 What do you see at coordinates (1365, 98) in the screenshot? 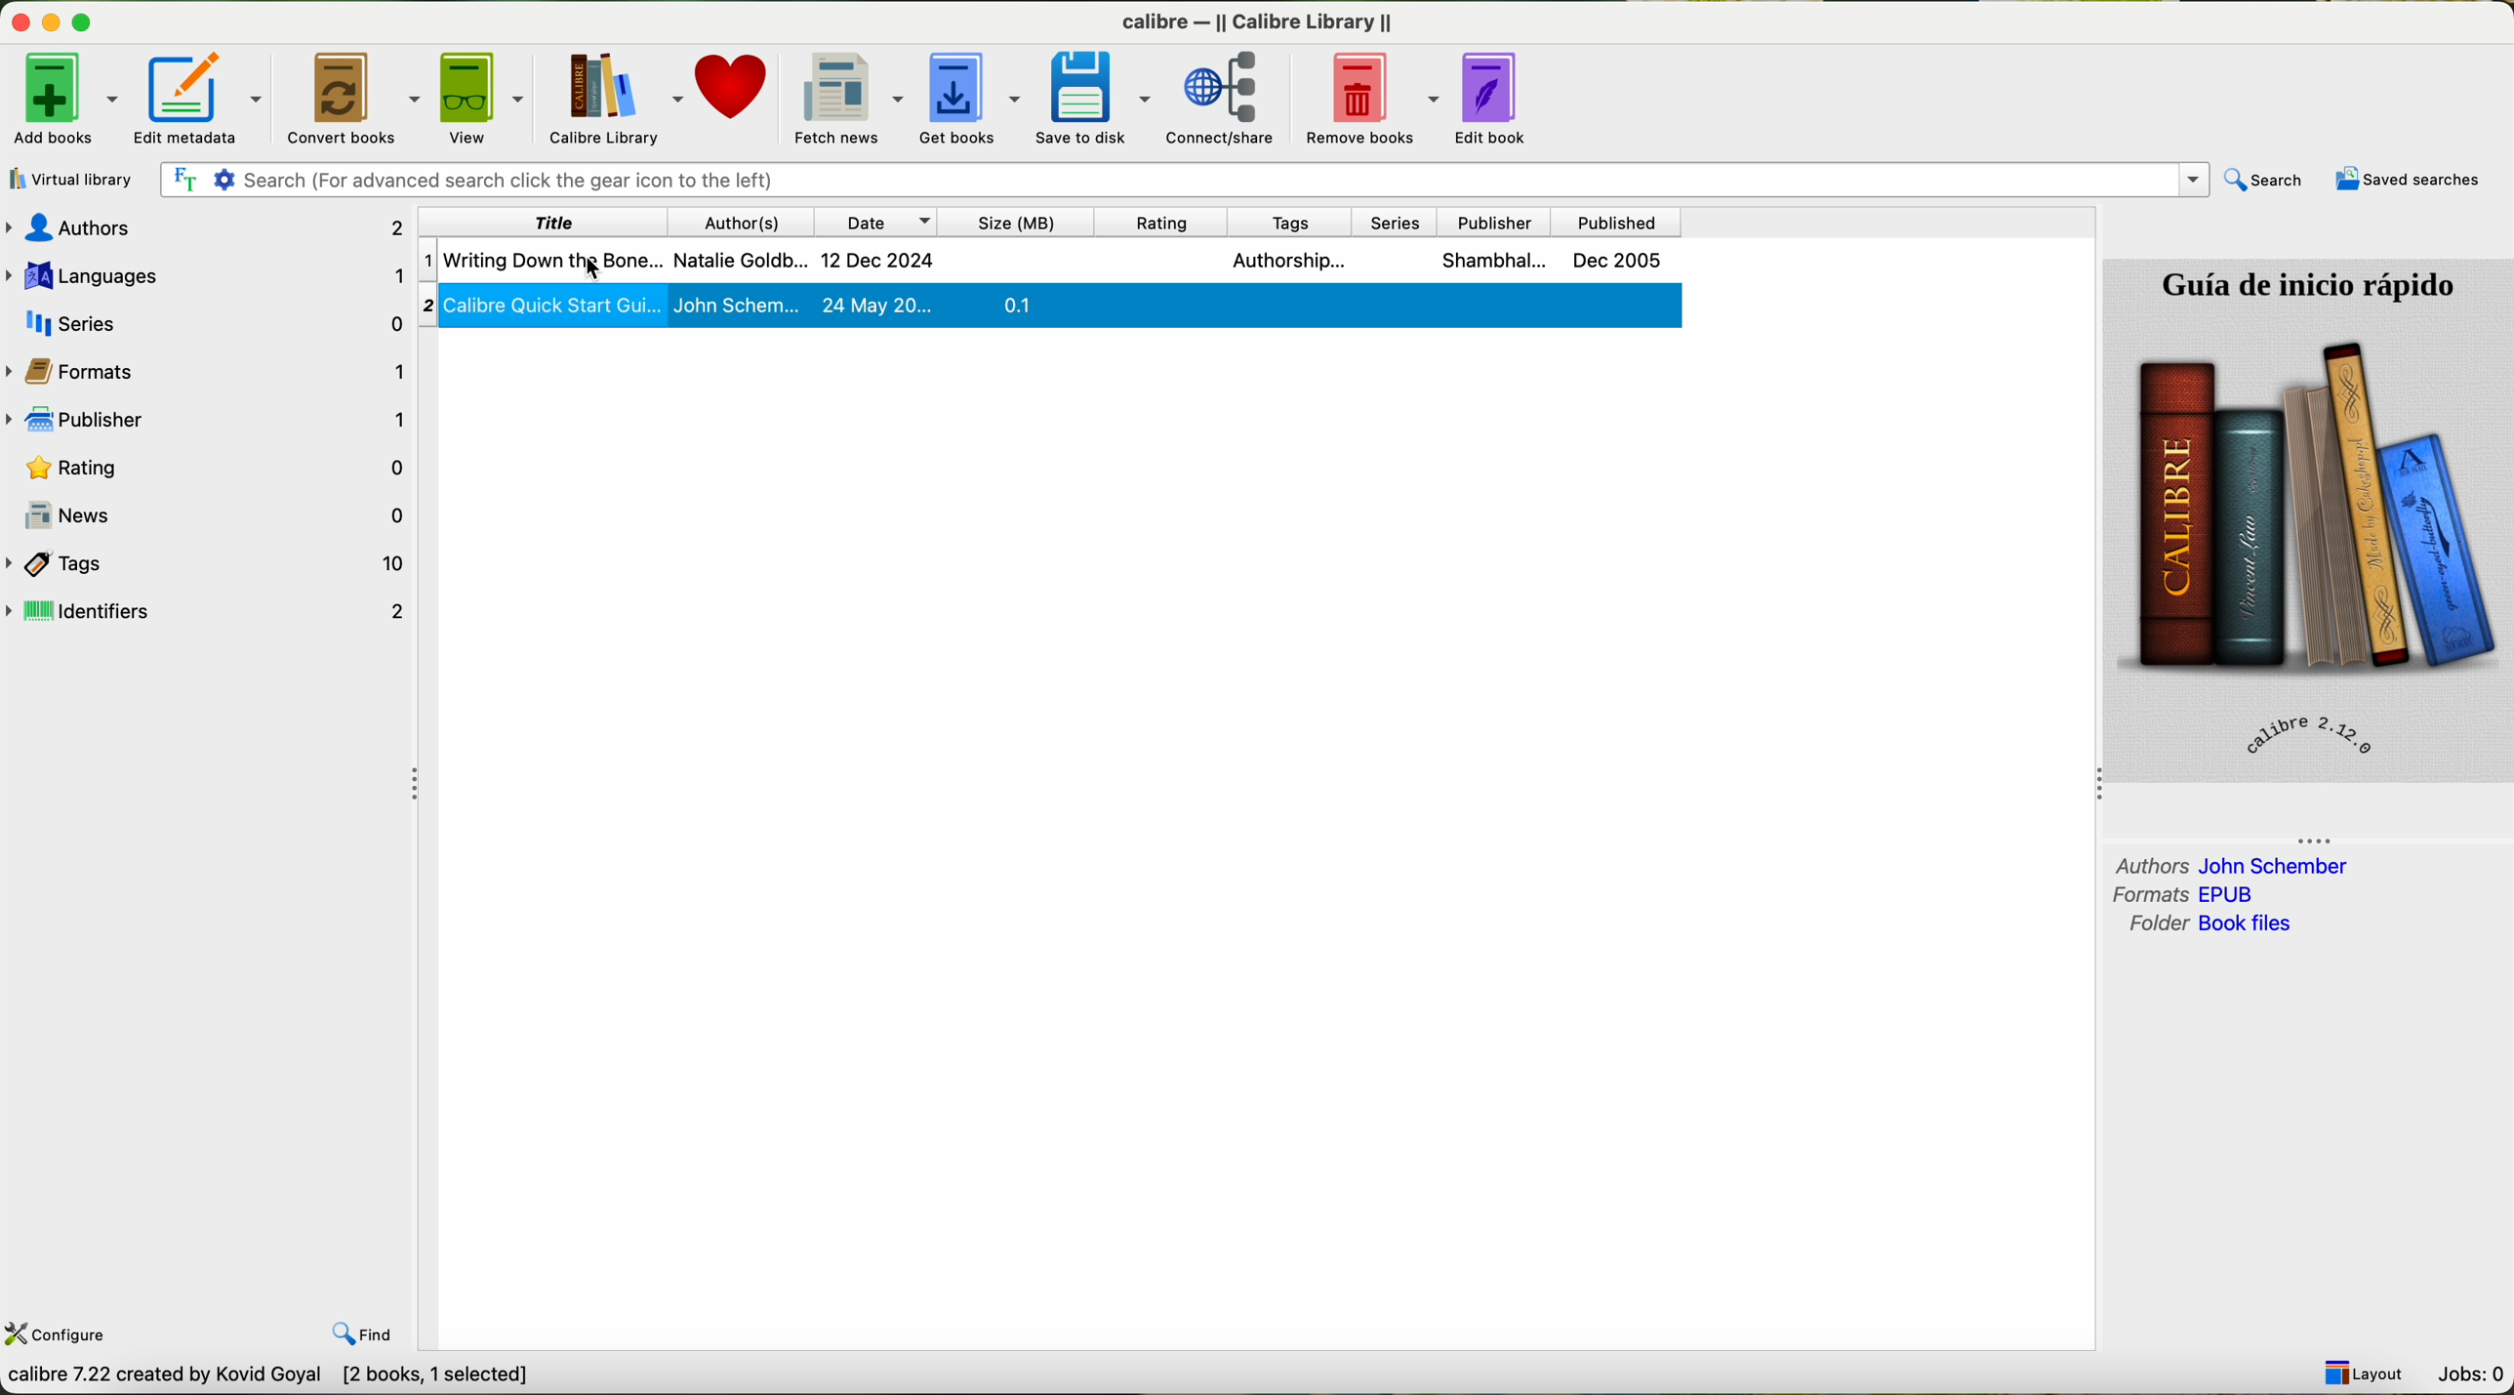
I see `remove books` at bounding box center [1365, 98].